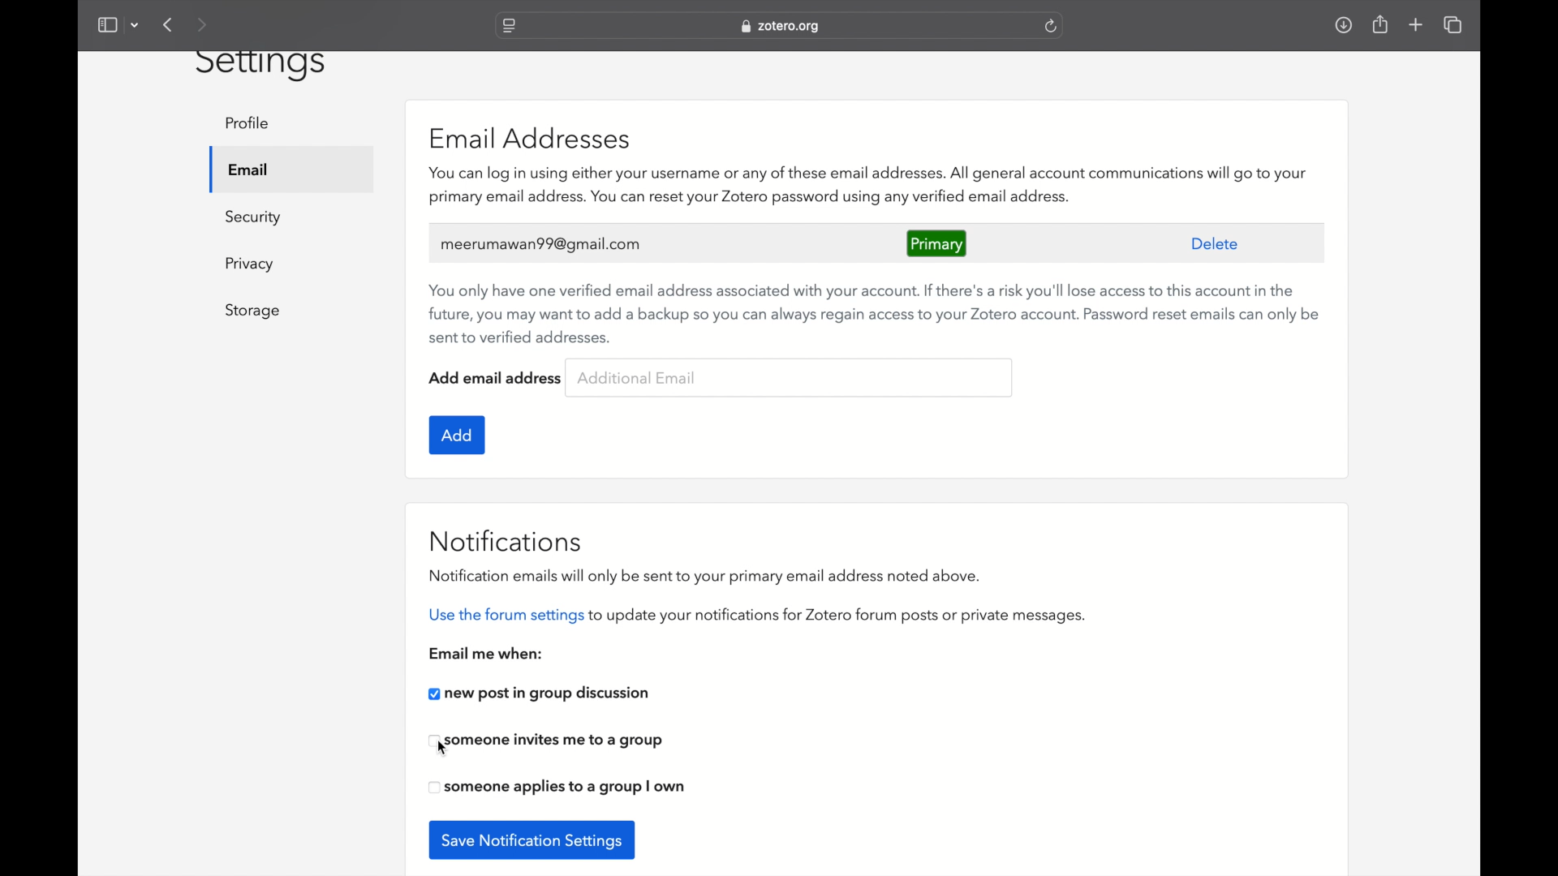  What do you see at coordinates (558, 788) in the screenshot?
I see `checkbox` at bounding box center [558, 788].